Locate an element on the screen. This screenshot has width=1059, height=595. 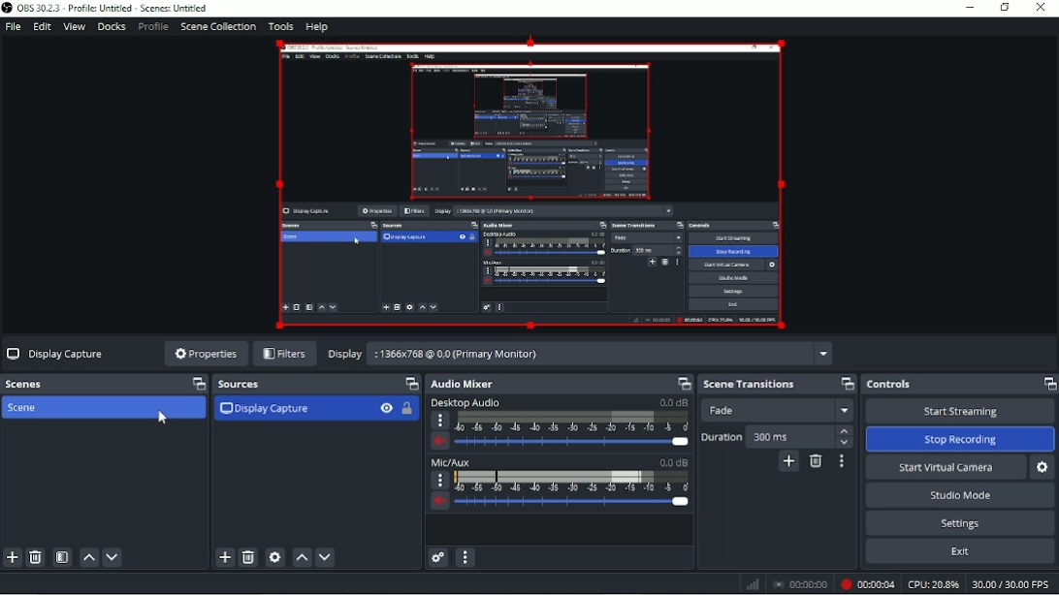
30.00/30.00 FPS is located at coordinates (1013, 585).